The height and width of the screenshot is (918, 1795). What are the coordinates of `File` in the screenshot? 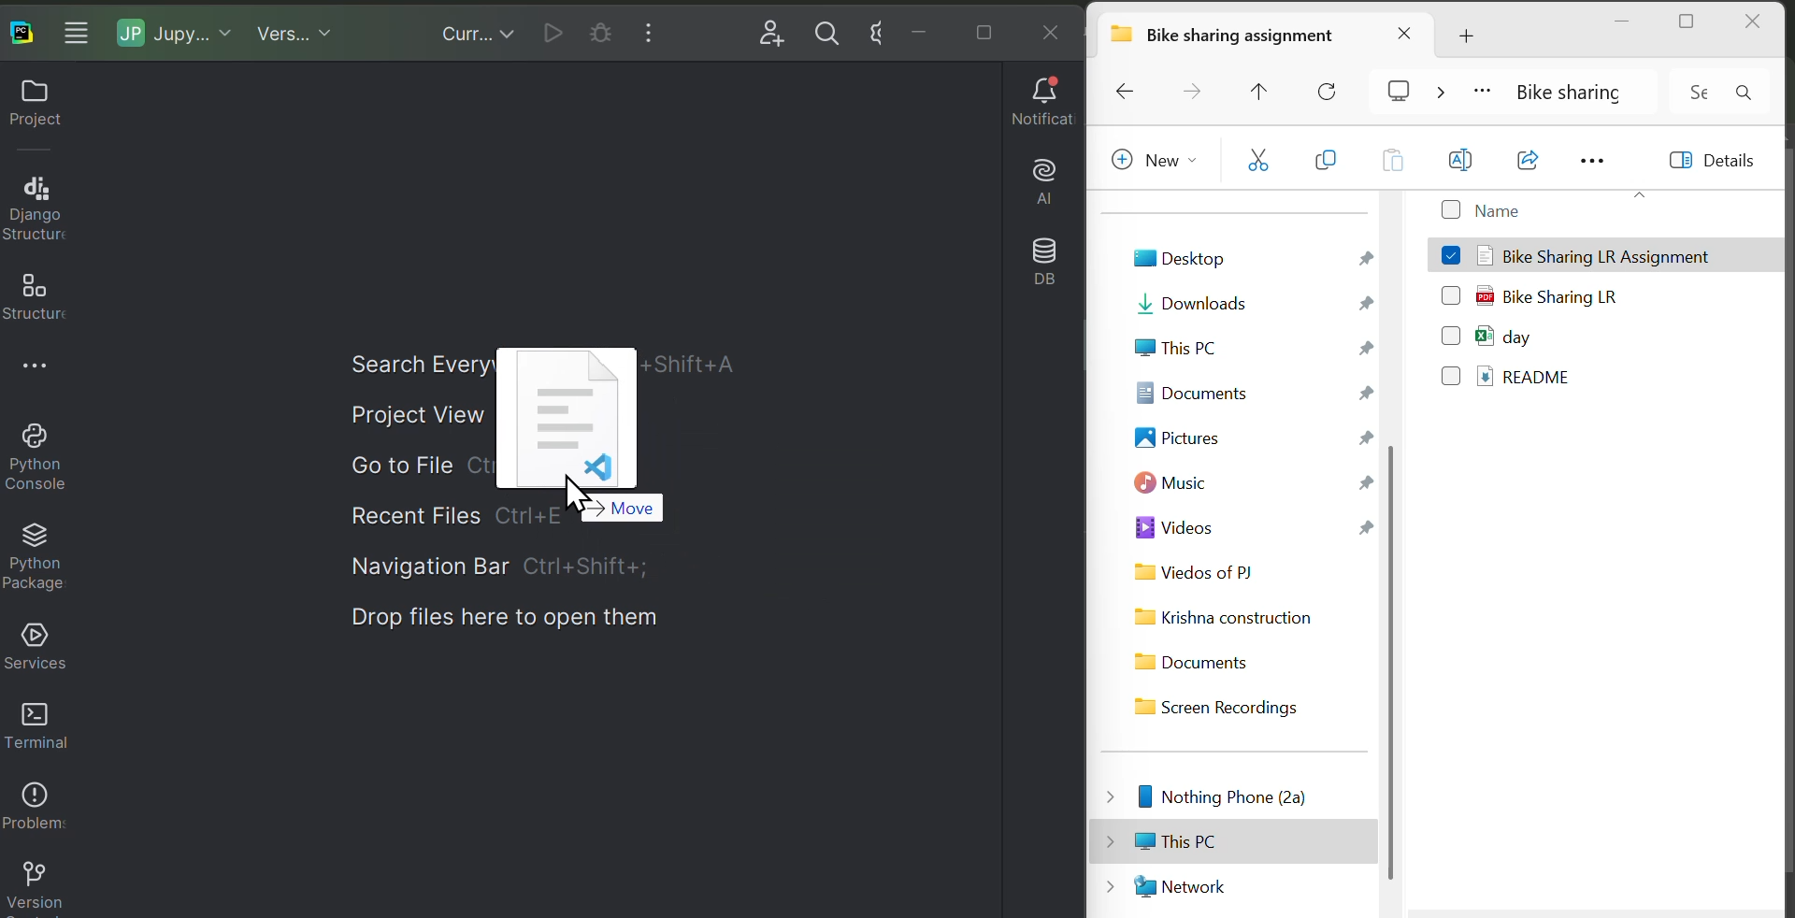 It's located at (577, 416).